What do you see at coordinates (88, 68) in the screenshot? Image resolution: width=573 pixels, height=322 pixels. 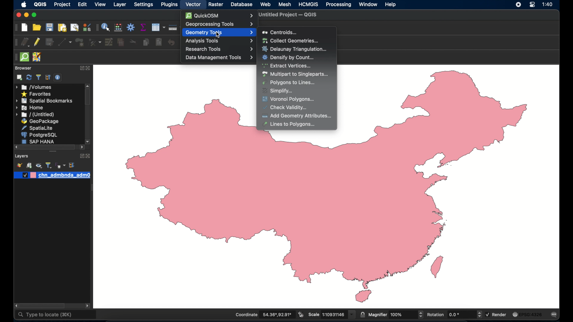 I see `close` at bounding box center [88, 68].